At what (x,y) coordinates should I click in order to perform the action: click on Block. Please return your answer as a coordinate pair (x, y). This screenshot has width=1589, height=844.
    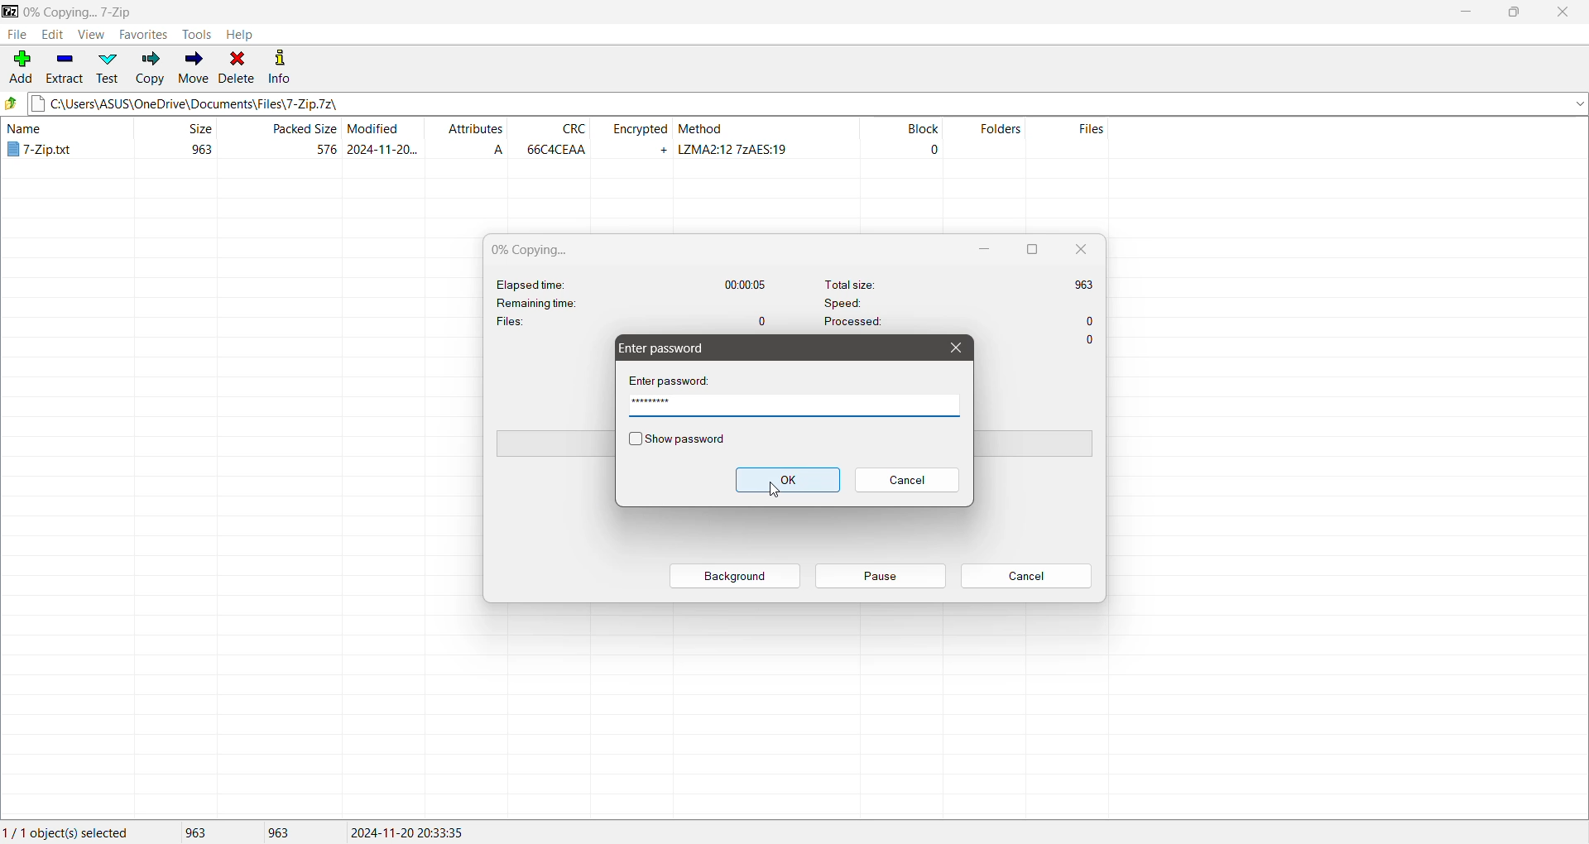
    Looking at the image, I should click on (900, 140).